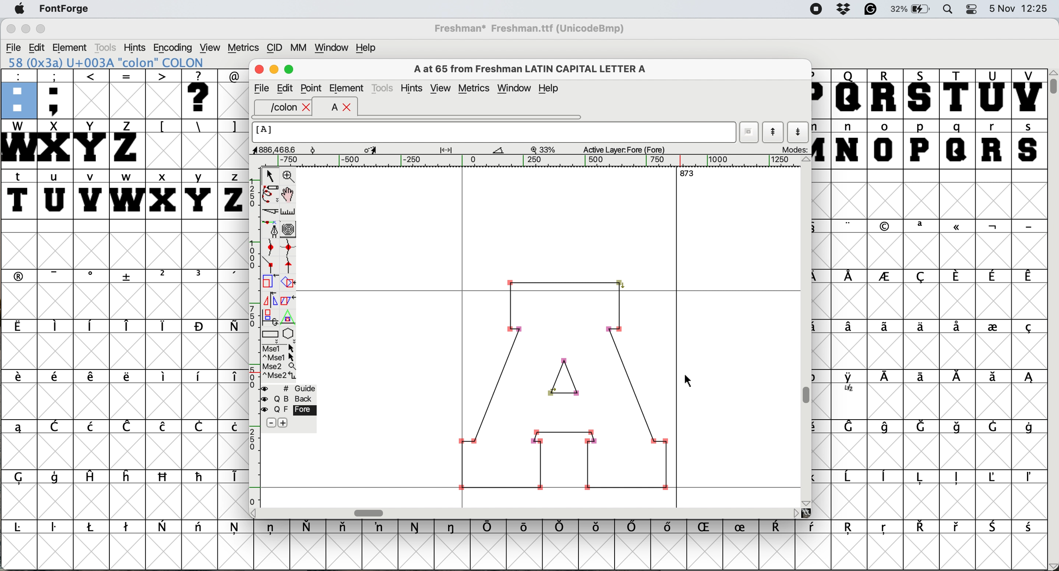 Image resolution: width=1059 pixels, height=571 pixels. I want to click on symbol, so click(232, 327).